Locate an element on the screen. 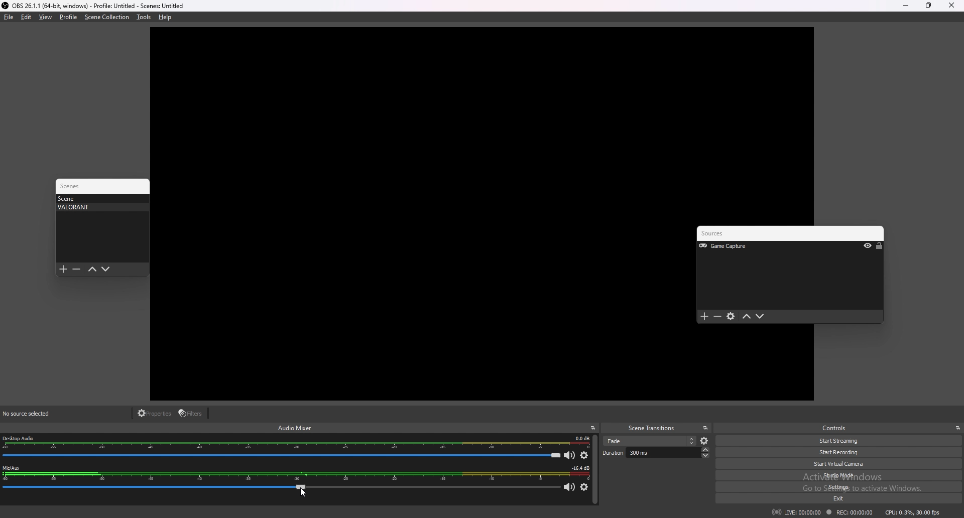 Image resolution: width=964 pixels, height=518 pixels. scene collection is located at coordinates (107, 17).